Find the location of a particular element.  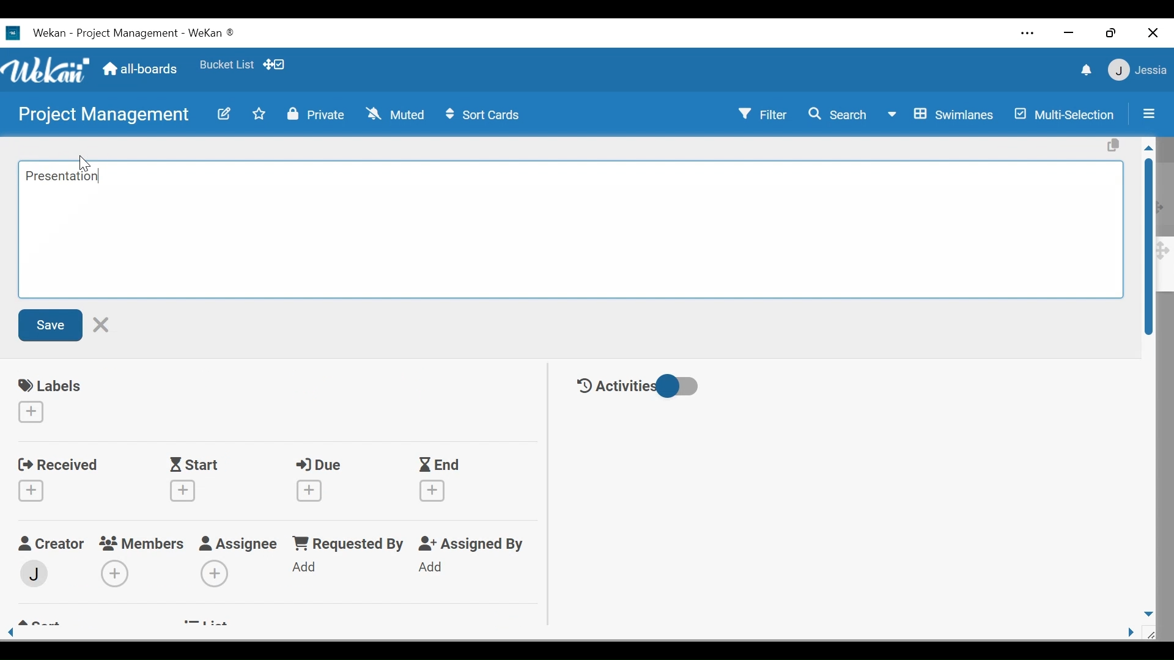

Scroll up is located at coordinates (1147, 148).